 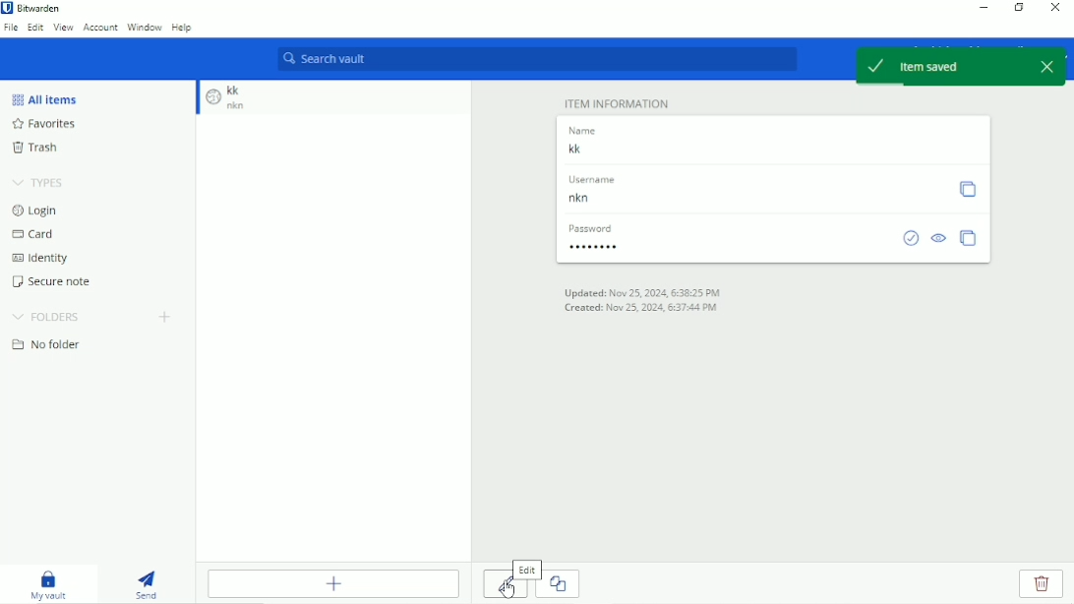 I want to click on Minimize, so click(x=984, y=9).